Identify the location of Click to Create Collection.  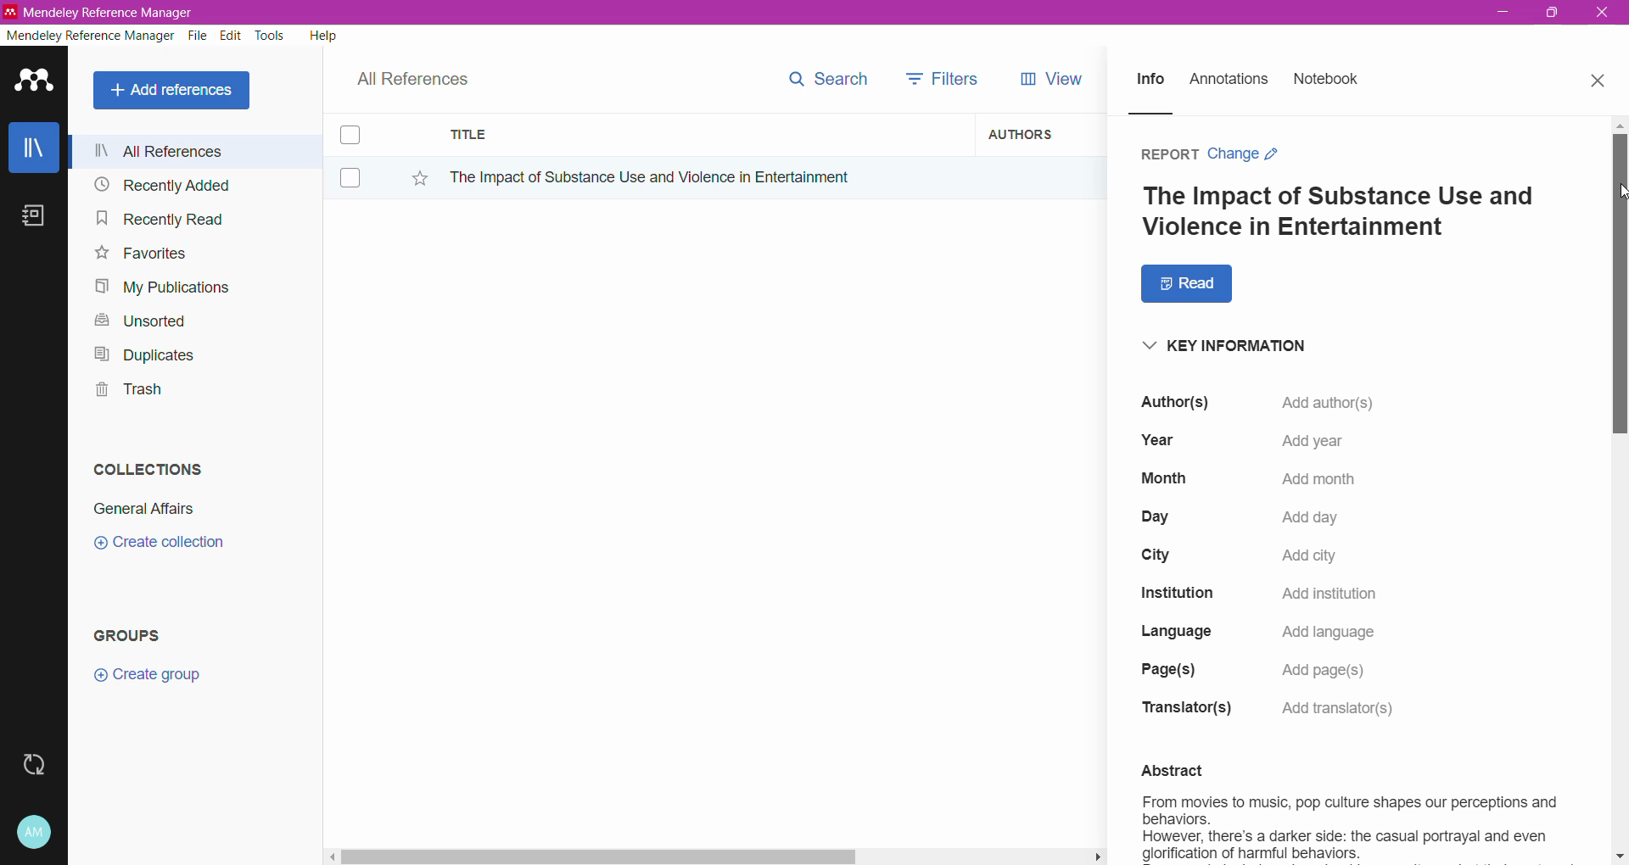
(159, 545).